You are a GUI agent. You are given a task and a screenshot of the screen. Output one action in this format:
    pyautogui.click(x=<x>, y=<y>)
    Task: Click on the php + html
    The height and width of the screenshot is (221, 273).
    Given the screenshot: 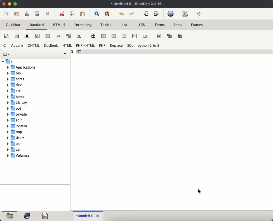 What is the action you would take?
    pyautogui.click(x=86, y=46)
    